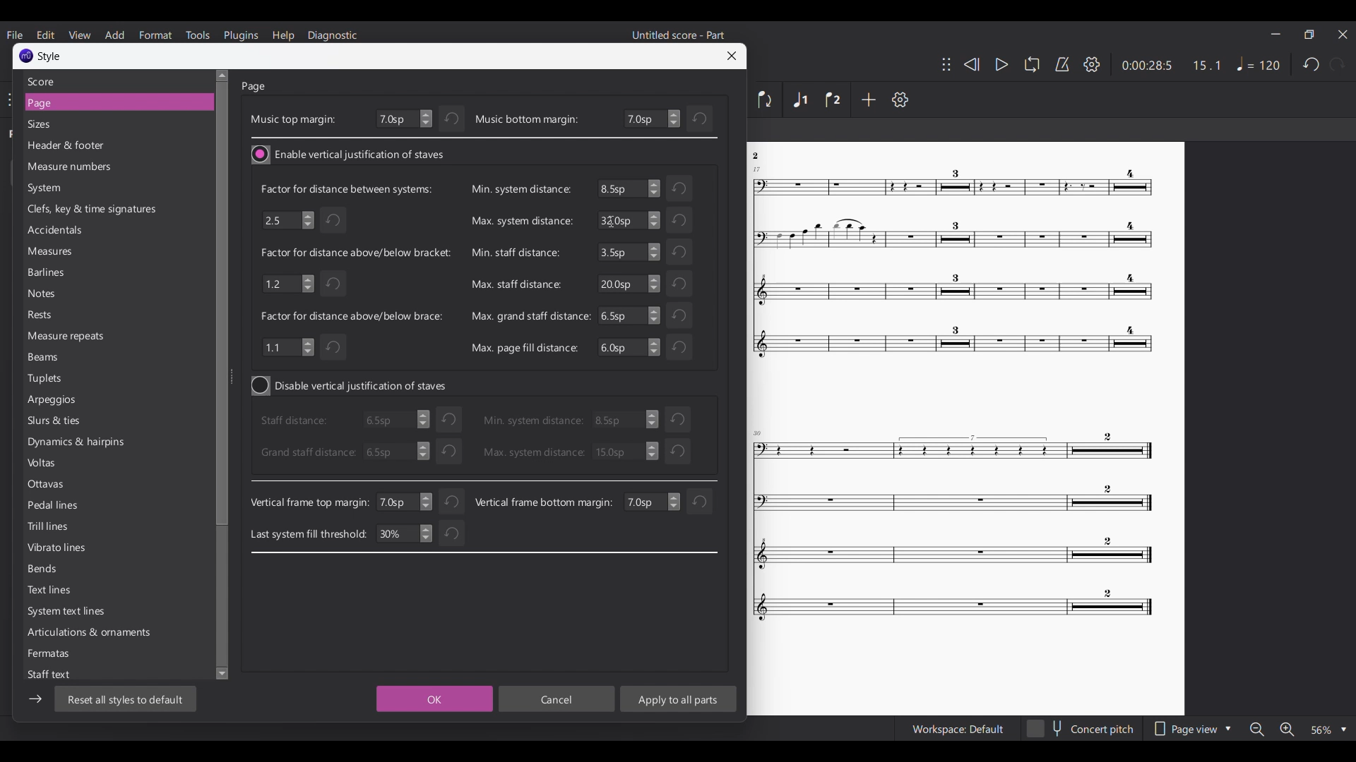 The image size is (1356, 762). What do you see at coordinates (97, 210) in the screenshot?
I see `Clefs, key & time signature` at bounding box center [97, 210].